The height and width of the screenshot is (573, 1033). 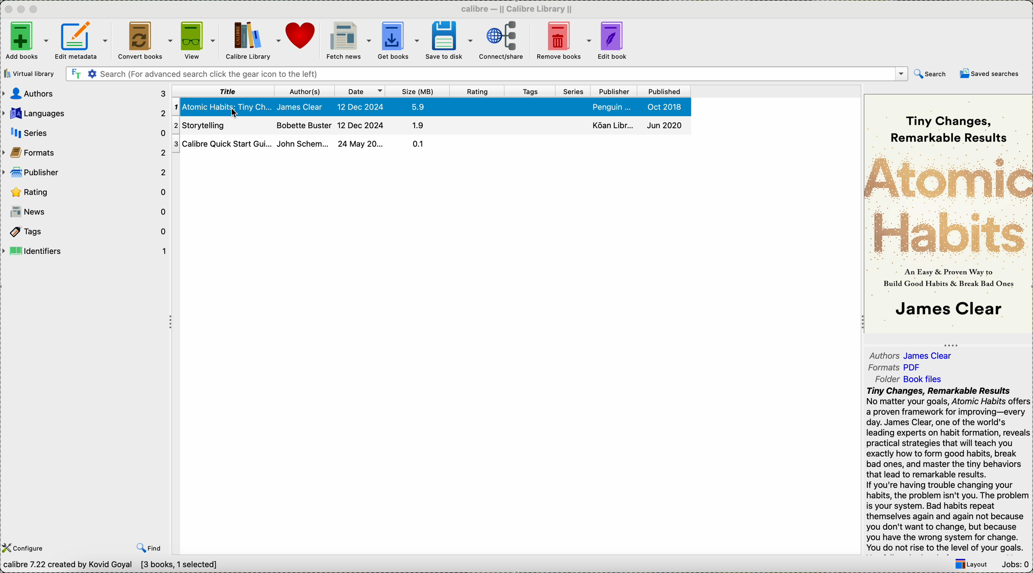 What do you see at coordinates (897, 368) in the screenshot?
I see `formats` at bounding box center [897, 368].